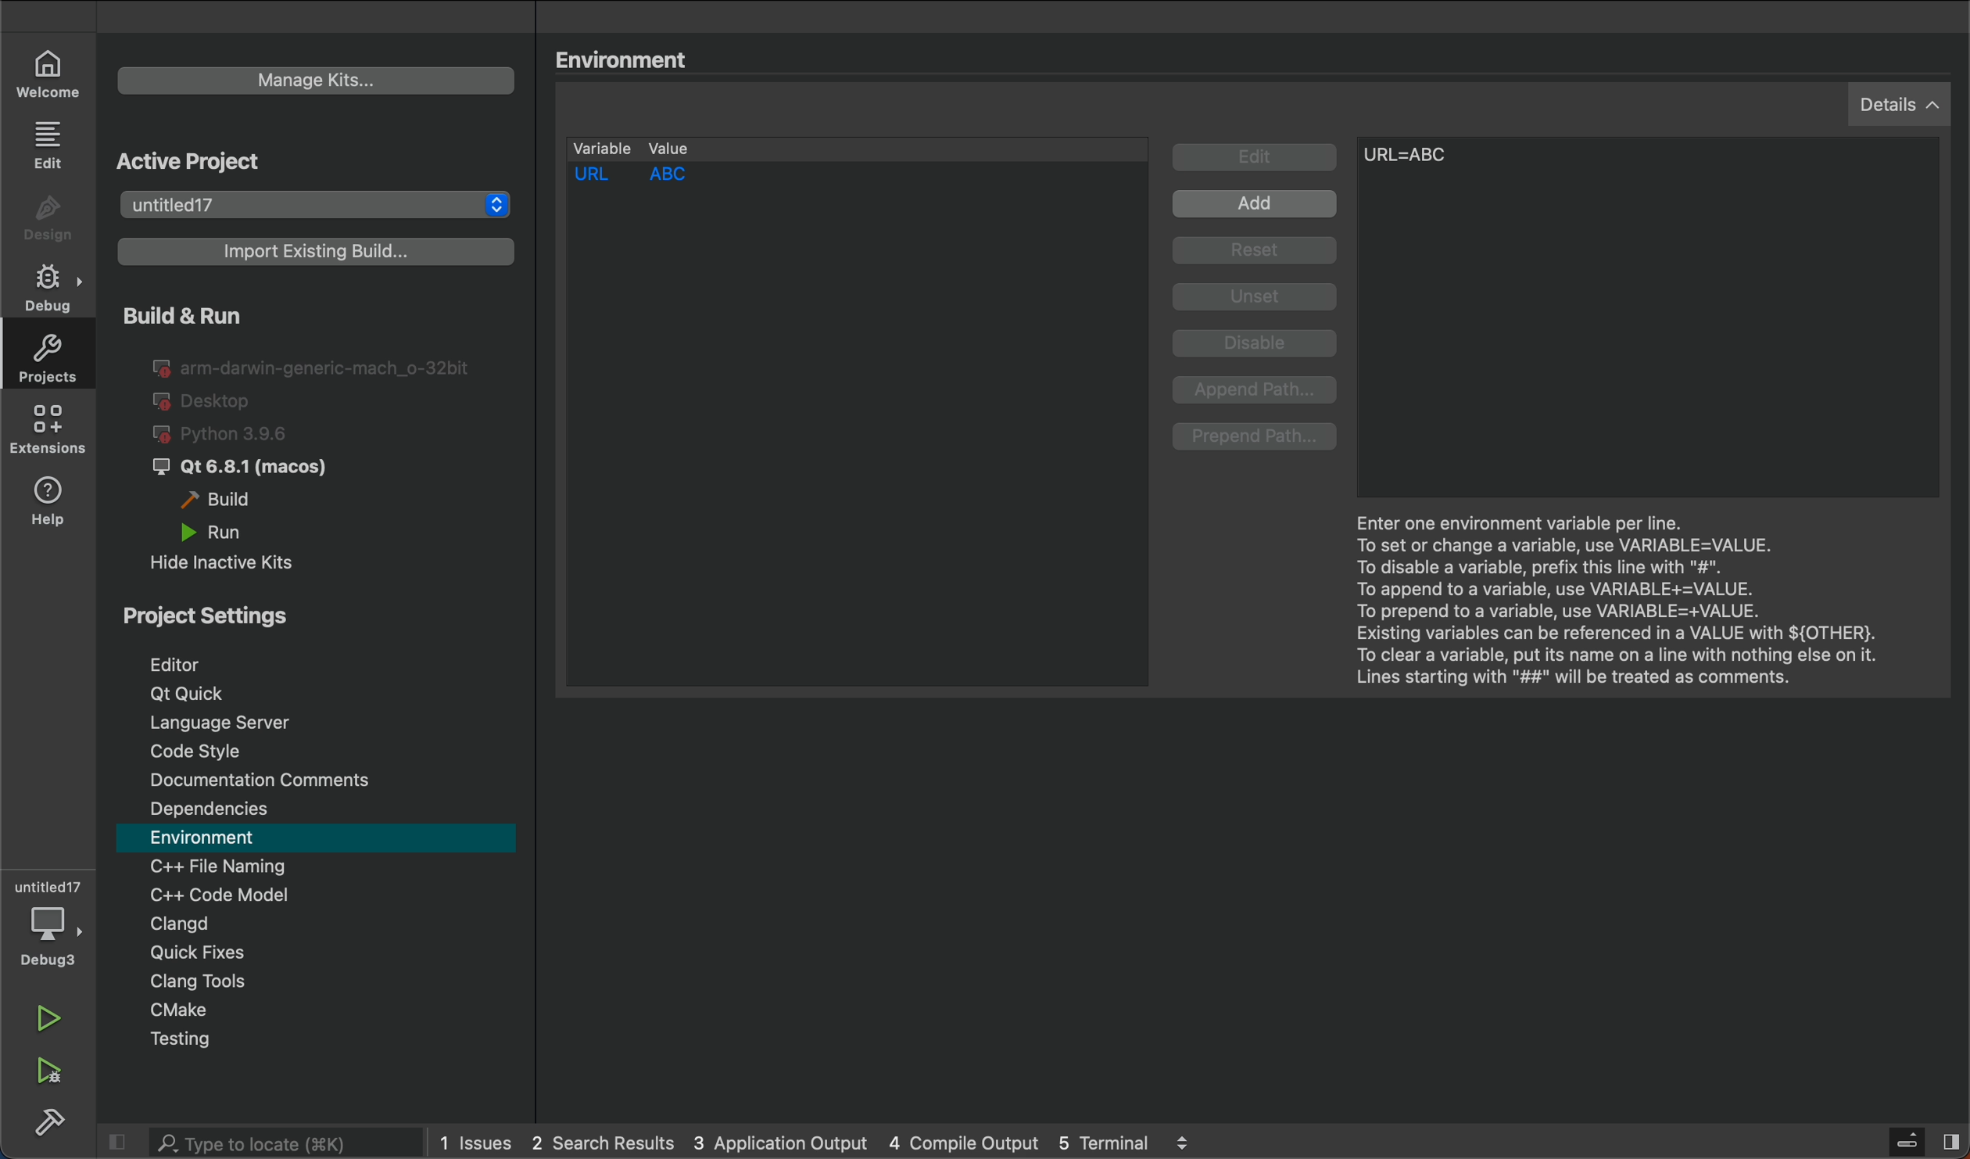 This screenshot has height=1159, width=1970. What do you see at coordinates (275, 160) in the screenshot?
I see `Active Project` at bounding box center [275, 160].